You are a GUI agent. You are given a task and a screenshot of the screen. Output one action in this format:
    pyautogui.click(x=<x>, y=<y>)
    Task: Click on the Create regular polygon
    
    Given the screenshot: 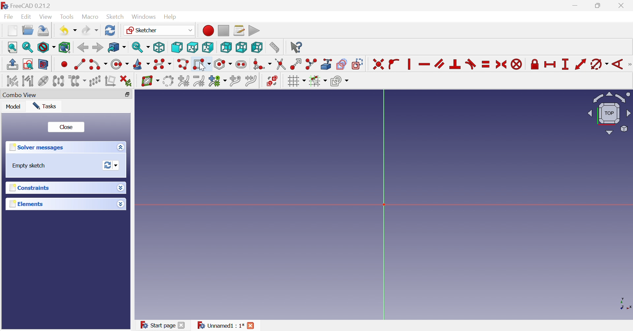 What is the action you would take?
    pyautogui.click(x=223, y=64)
    